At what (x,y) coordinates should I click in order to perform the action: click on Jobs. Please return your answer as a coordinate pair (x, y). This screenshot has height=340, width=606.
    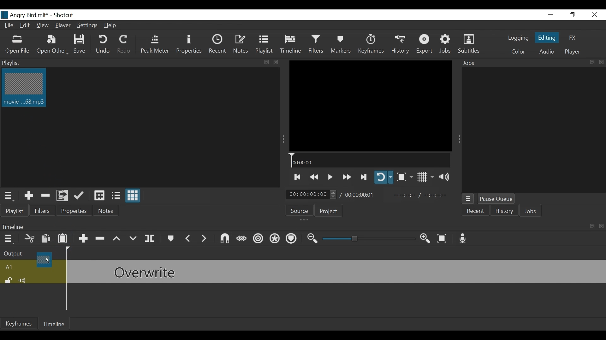
    Looking at the image, I should click on (446, 45).